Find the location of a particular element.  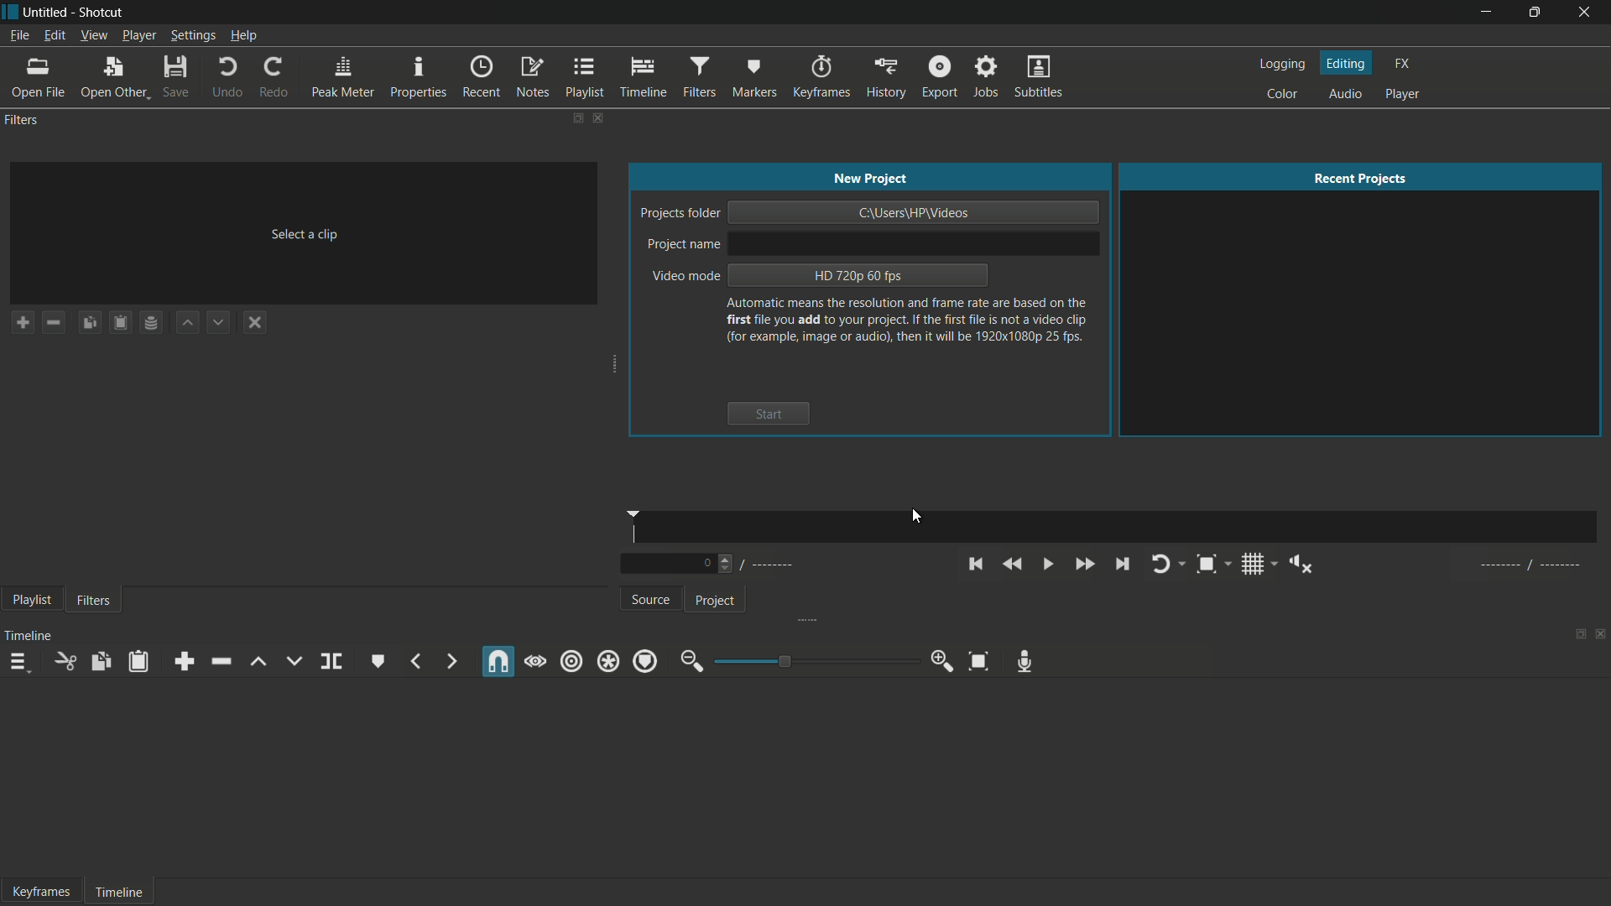

skip to the next point is located at coordinates (1122, 565).